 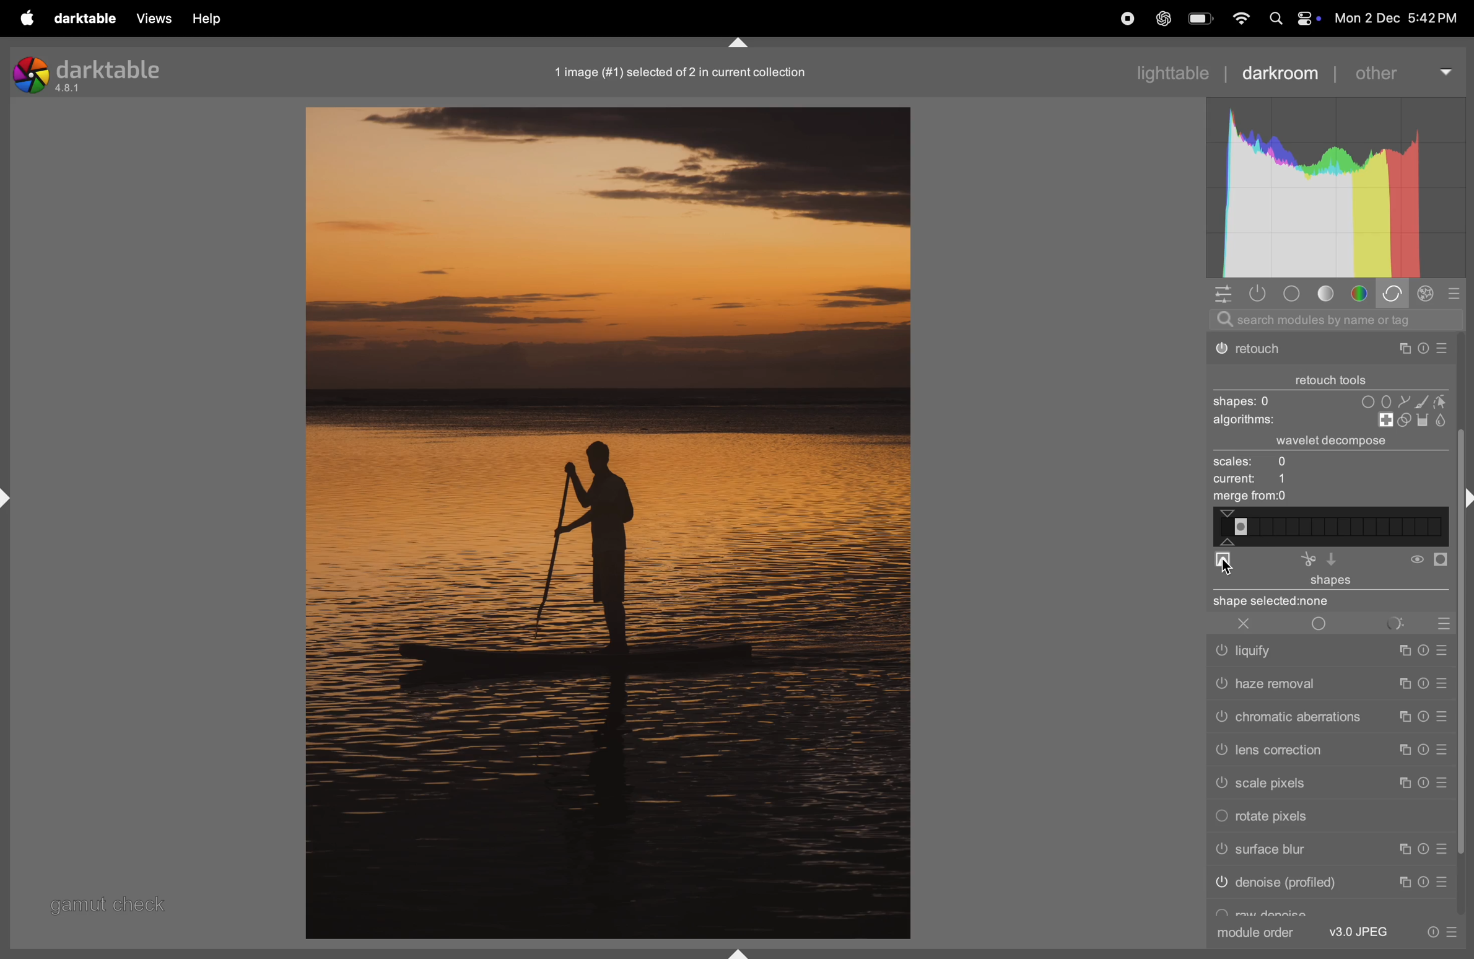 What do you see at coordinates (1254, 934) in the screenshot?
I see `module order` at bounding box center [1254, 934].